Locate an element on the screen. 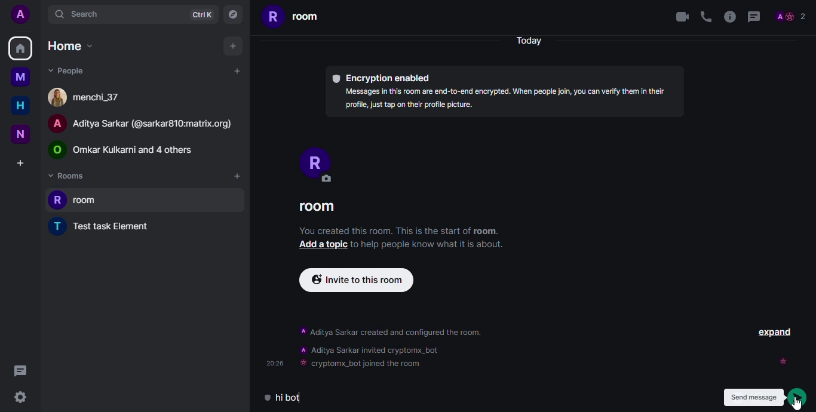 The width and height of the screenshot is (816, 412). seen is located at coordinates (783, 361).